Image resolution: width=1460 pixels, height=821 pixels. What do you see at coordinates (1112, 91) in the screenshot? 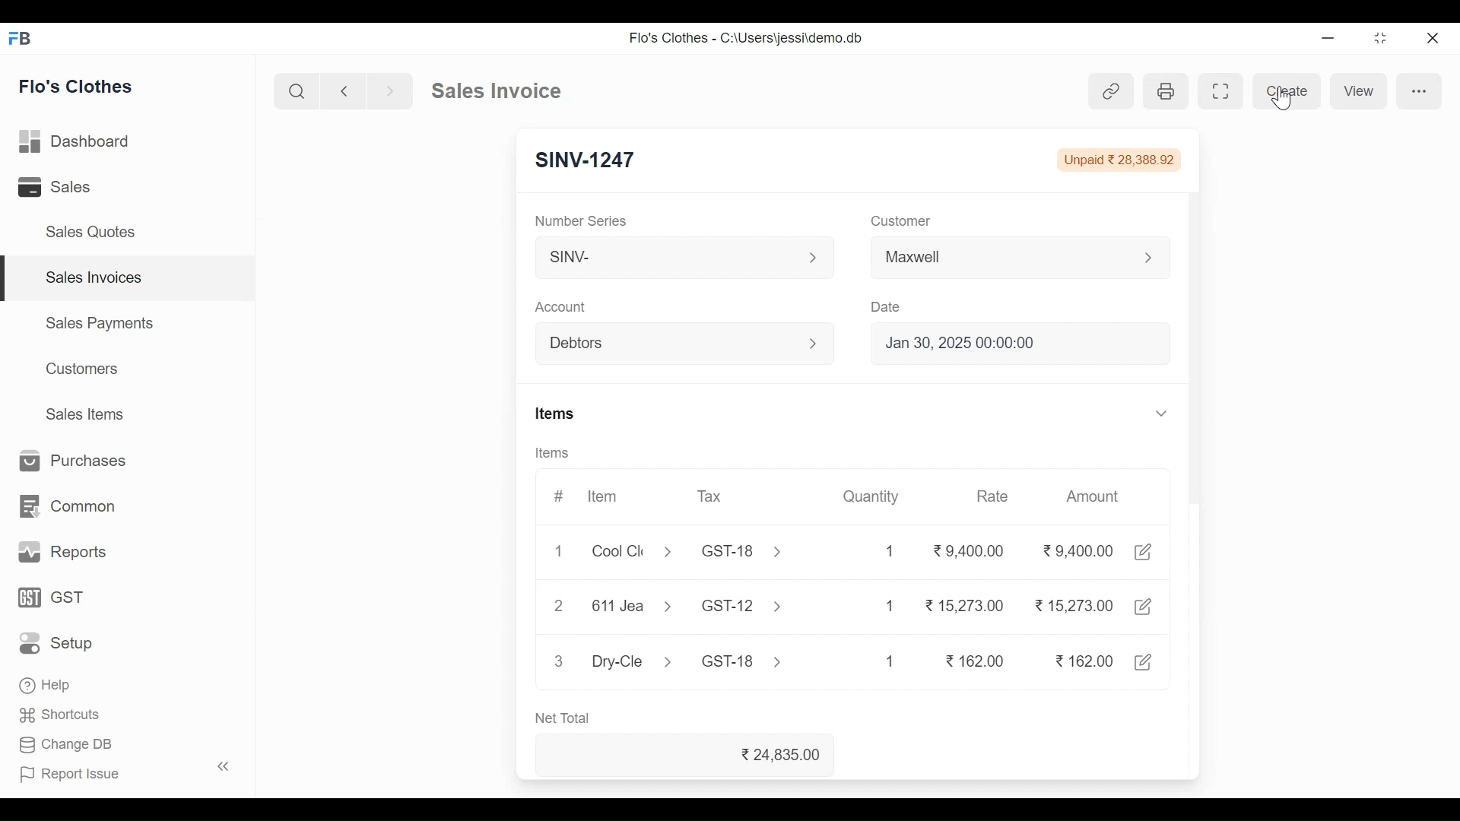
I see `View link references` at bounding box center [1112, 91].